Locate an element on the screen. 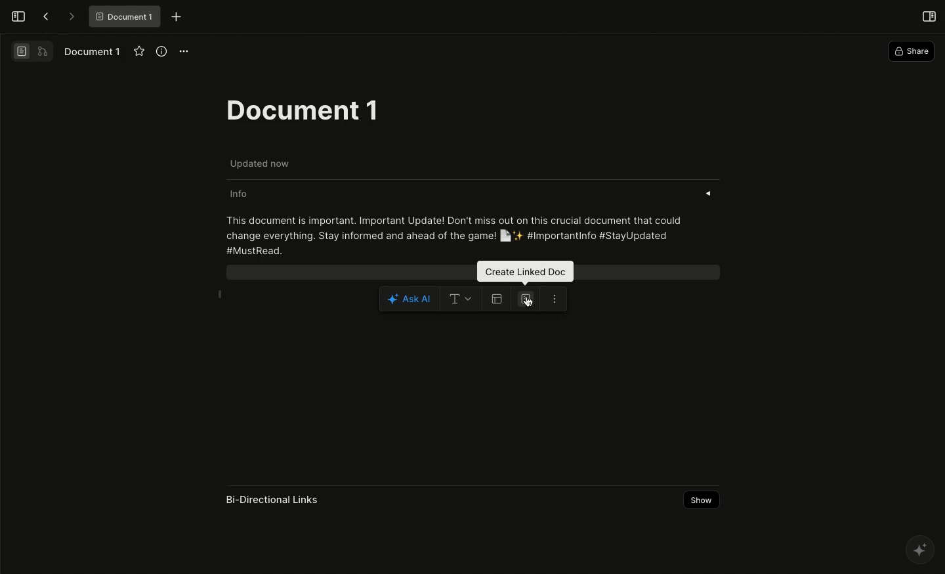 This screenshot has height=574, width=945. Open sidebar is located at coordinates (18, 17).